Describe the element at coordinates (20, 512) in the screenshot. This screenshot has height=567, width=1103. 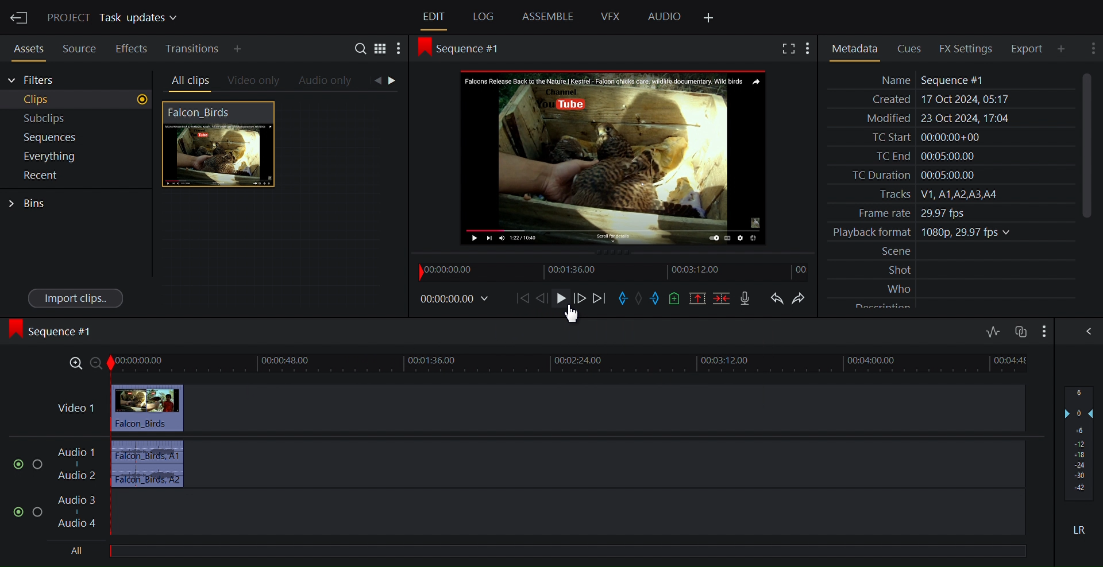
I see `(un)mute` at that location.